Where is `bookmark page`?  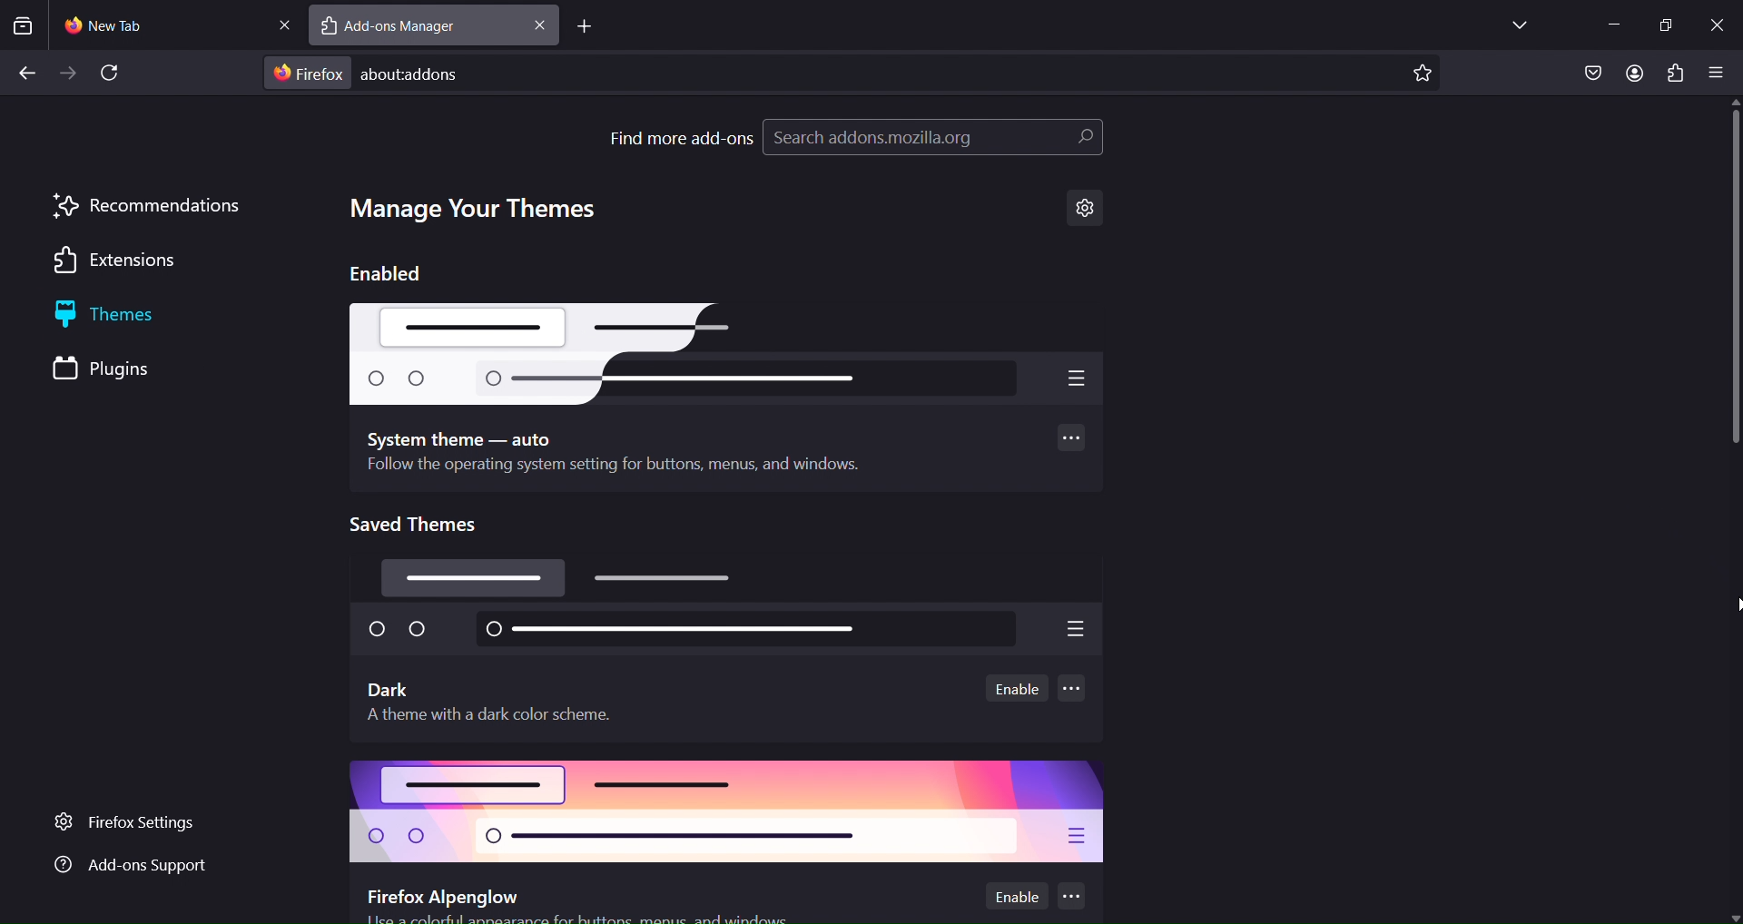
bookmark page is located at coordinates (1423, 74).